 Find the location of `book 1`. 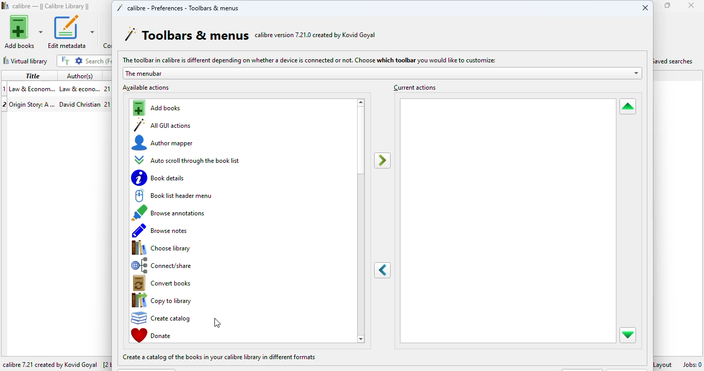

book 1 is located at coordinates (55, 88).